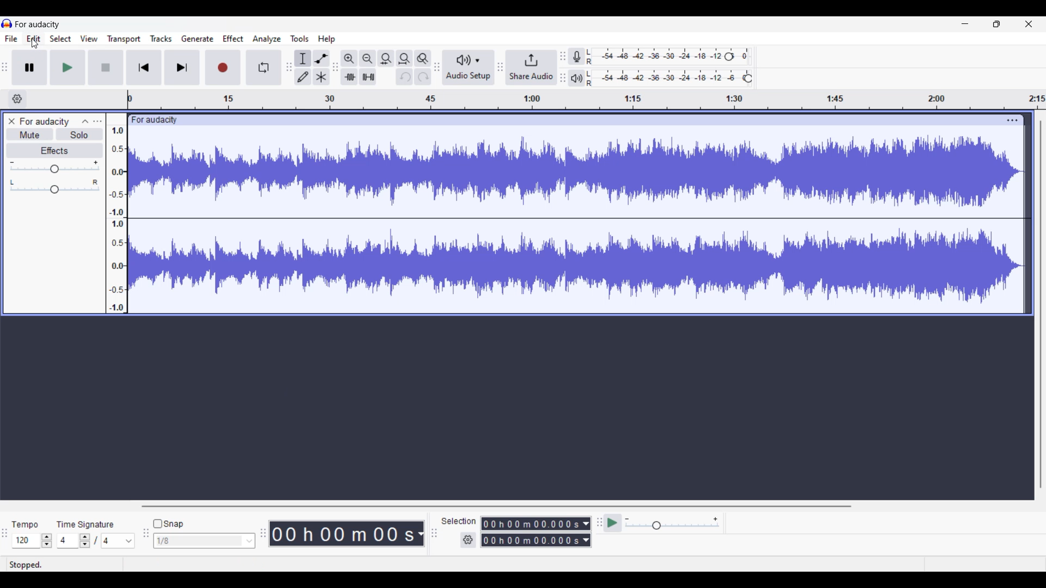 This screenshot has width=1046, height=588. I want to click on Generate menu, so click(198, 39).